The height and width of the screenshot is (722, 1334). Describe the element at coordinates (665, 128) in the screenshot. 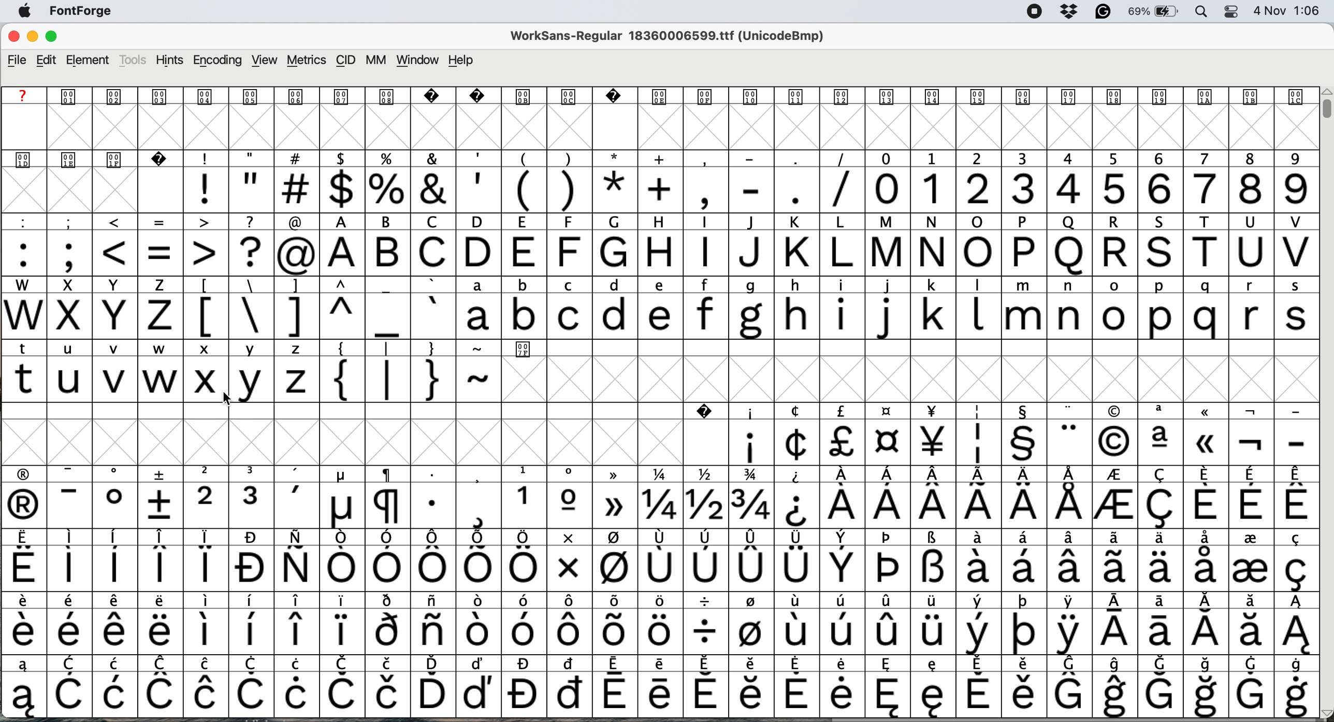

I see `glyph grid` at that location.